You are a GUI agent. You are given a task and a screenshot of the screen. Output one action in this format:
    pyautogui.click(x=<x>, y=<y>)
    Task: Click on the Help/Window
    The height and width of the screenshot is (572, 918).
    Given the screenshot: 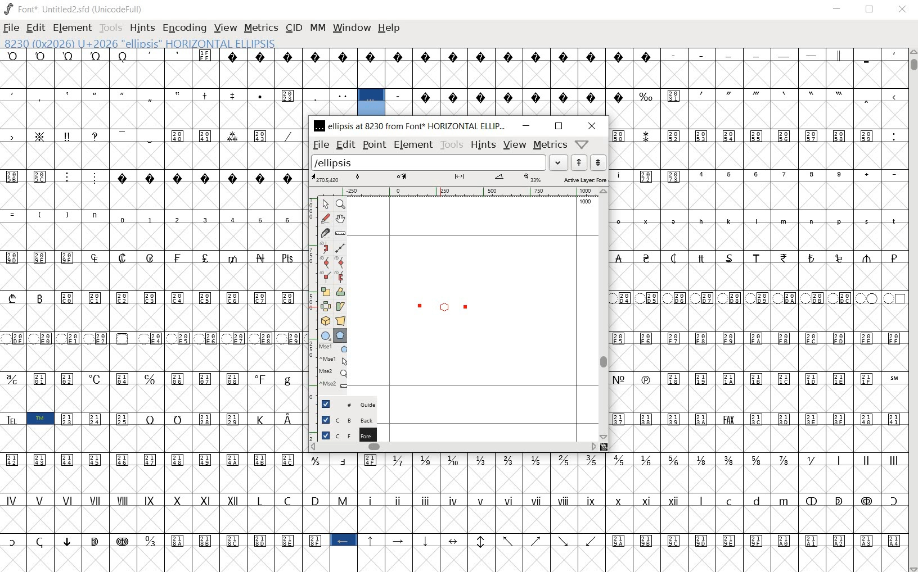 What is the action you would take?
    pyautogui.click(x=581, y=144)
    